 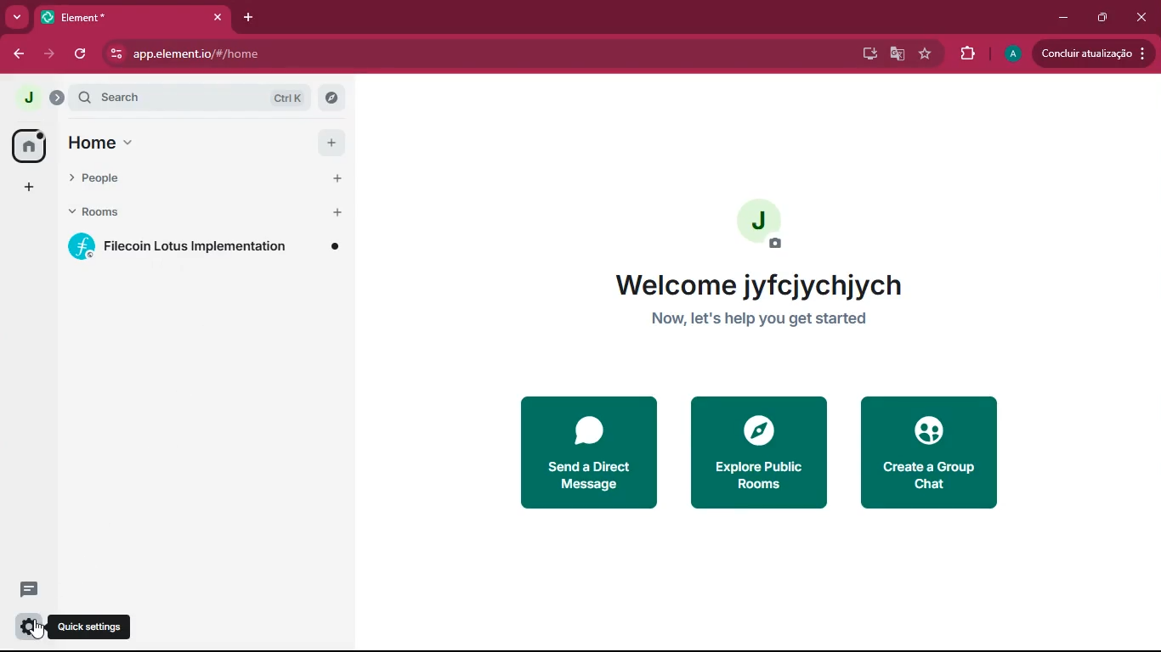 I want to click on back, so click(x=18, y=53).